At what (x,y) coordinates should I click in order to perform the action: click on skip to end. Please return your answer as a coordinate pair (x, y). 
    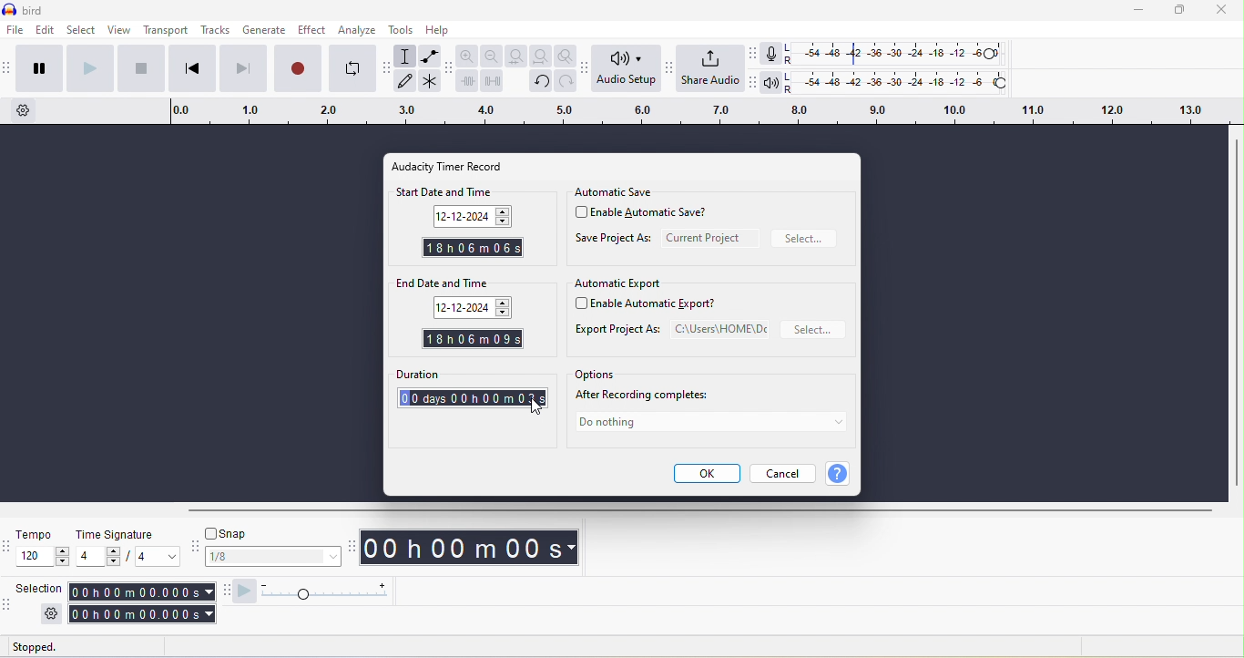
    Looking at the image, I should click on (242, 68).